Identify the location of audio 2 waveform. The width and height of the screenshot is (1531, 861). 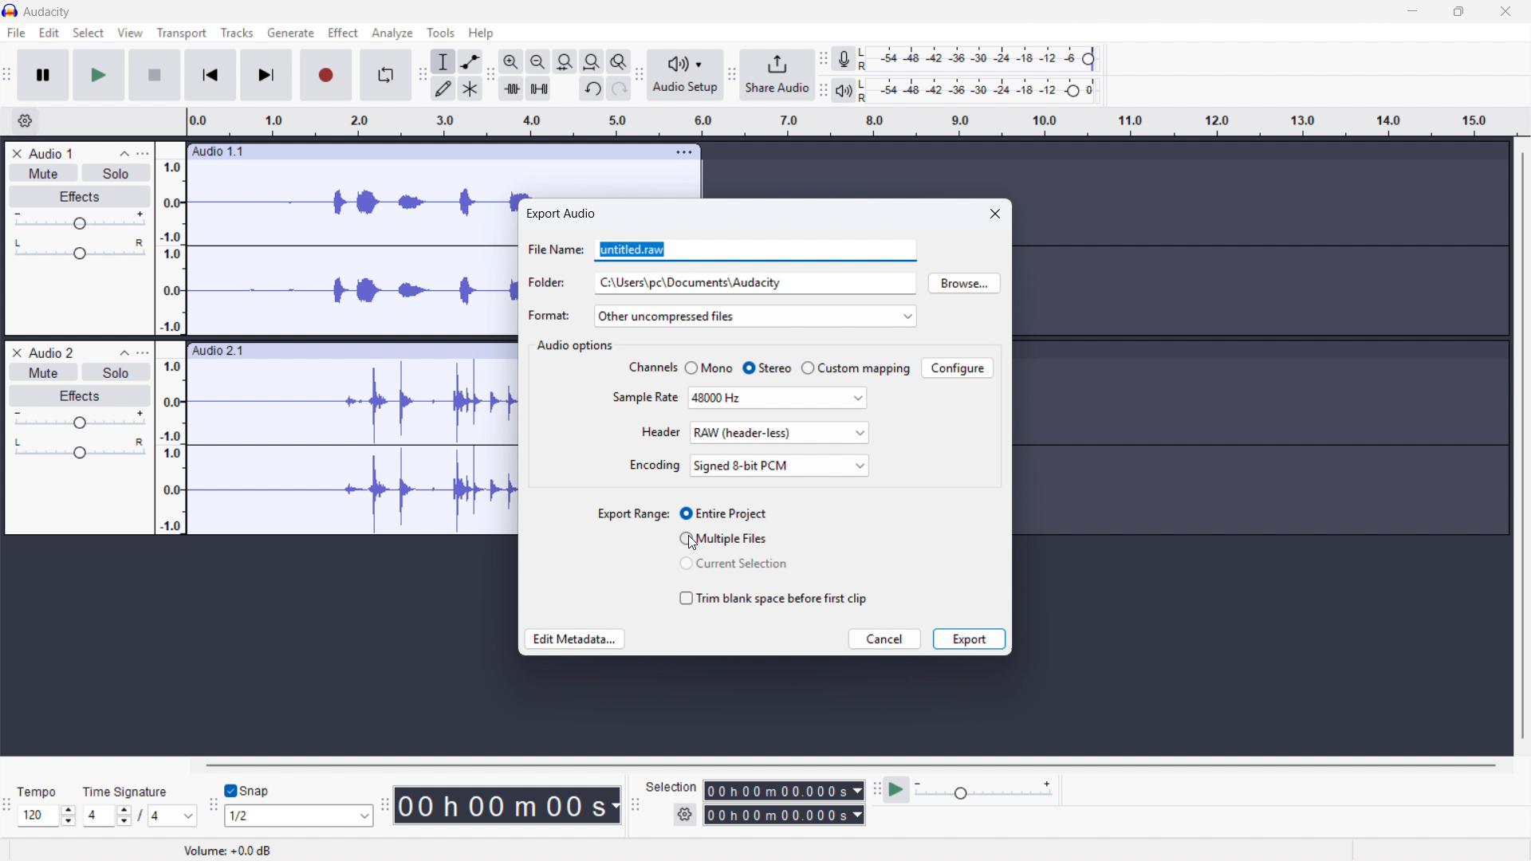
(352, 448).